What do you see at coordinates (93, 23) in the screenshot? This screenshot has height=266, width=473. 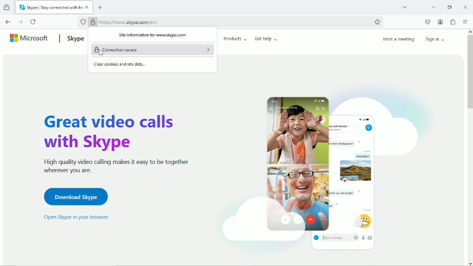 I see `Verified by Microsoft Corporation` at bounding box center [93, 23].